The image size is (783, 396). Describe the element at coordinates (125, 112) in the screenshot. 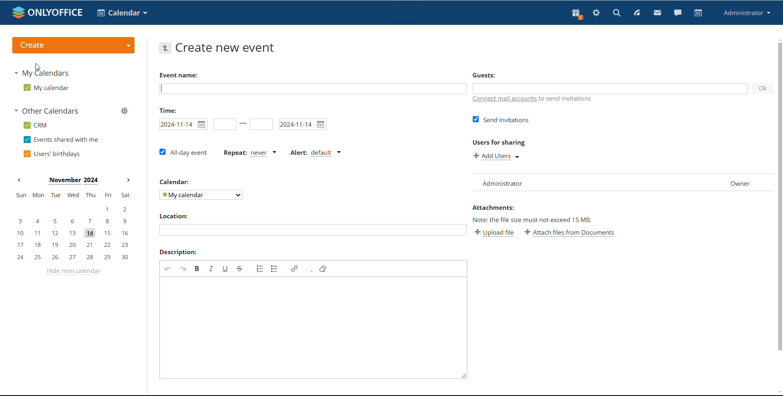

I see `manage` at that location.